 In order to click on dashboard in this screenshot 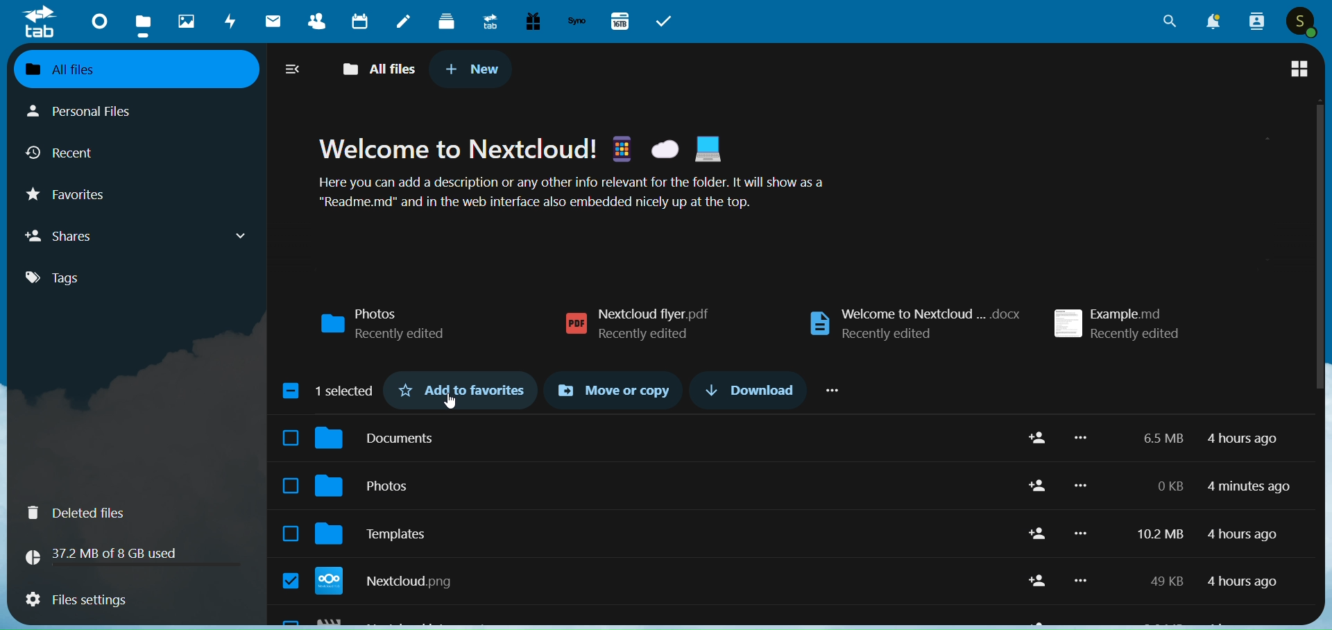, I will do `click(96, 22)`.